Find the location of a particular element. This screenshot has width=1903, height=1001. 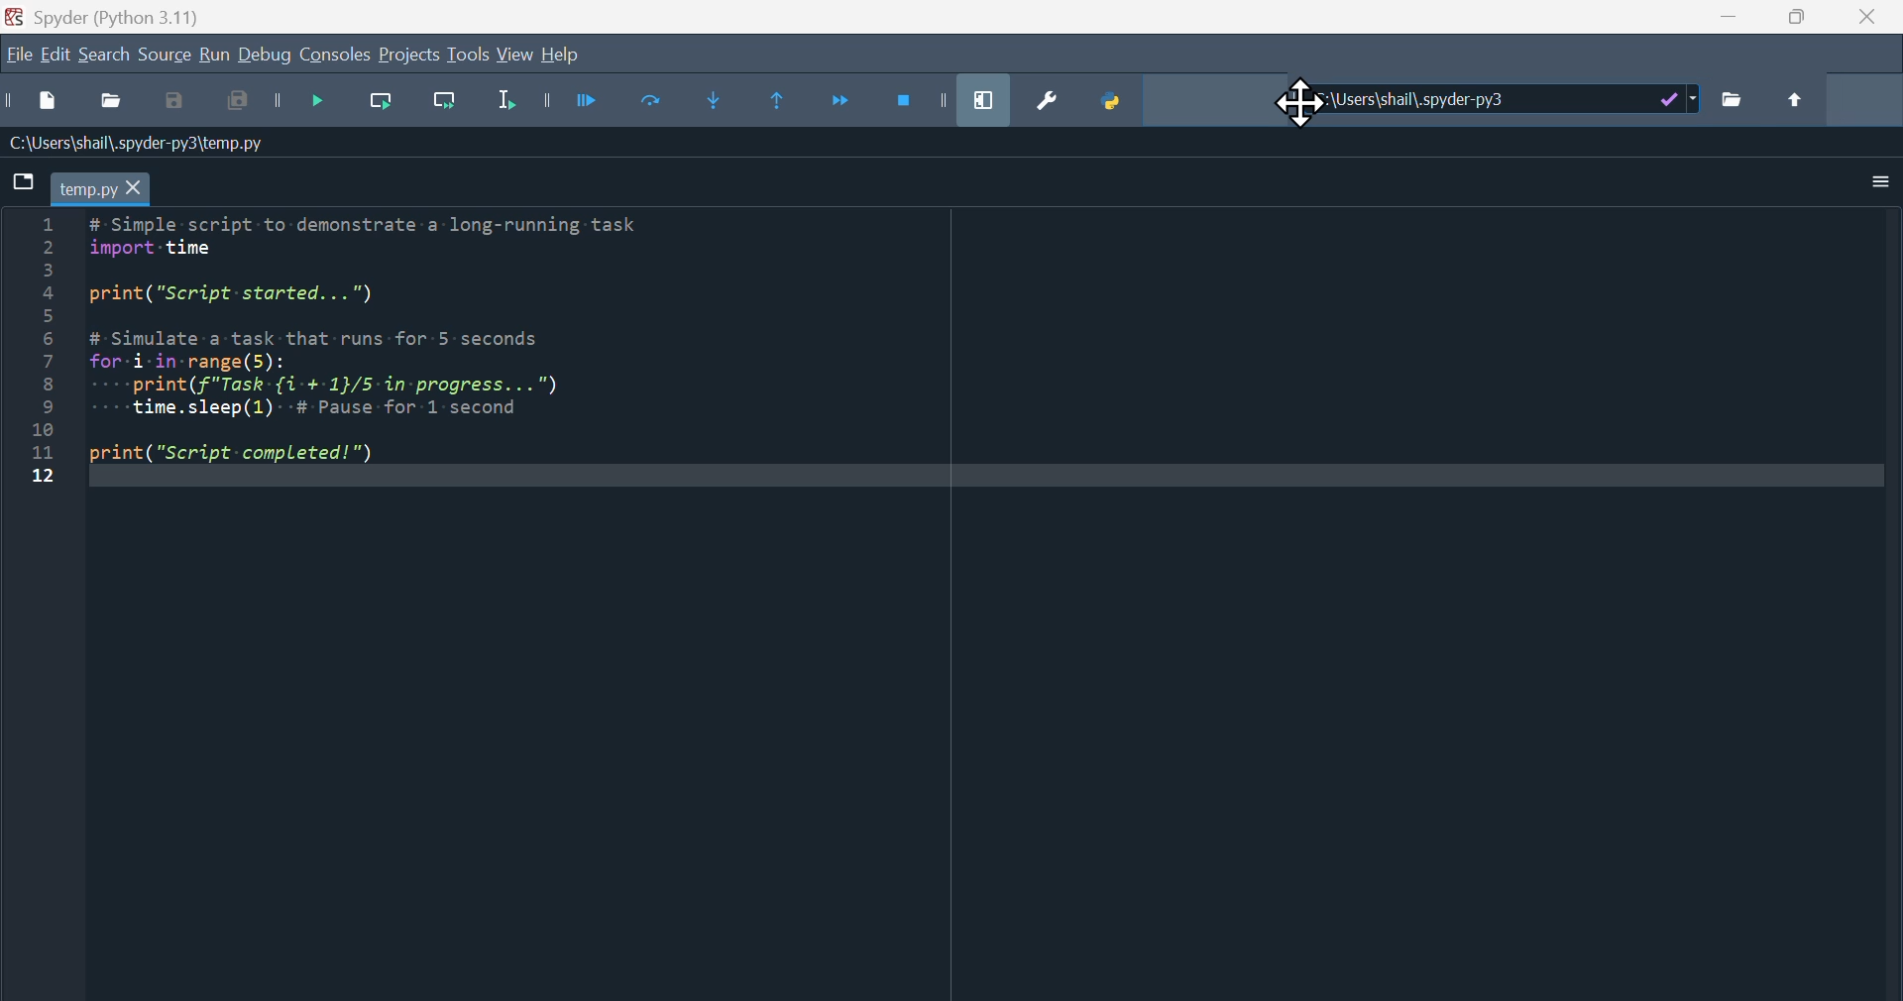

Continue execution until next function is located at coordinates (843, 105).